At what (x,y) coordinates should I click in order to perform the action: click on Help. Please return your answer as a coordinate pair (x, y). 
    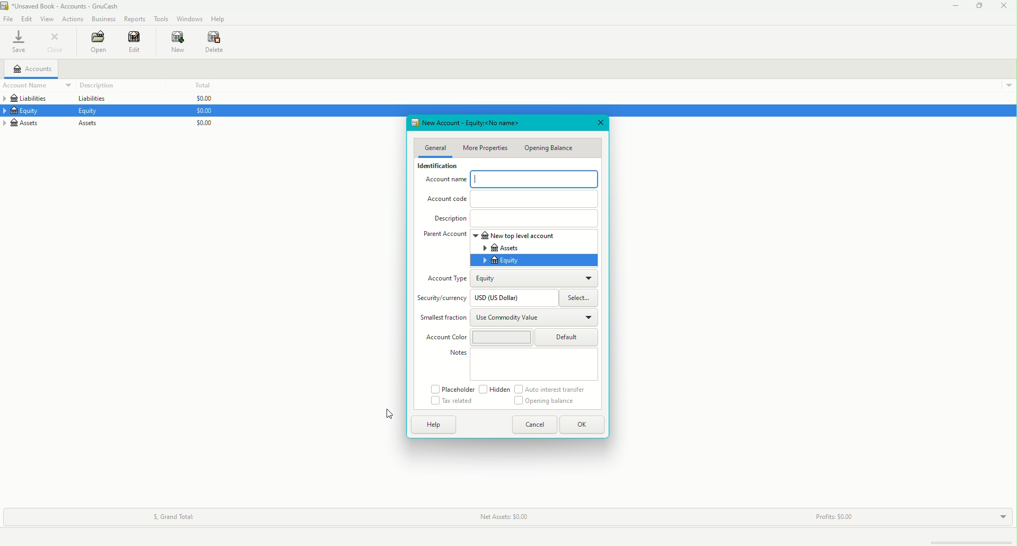
    Looking at the image, I should click on (437, 426).